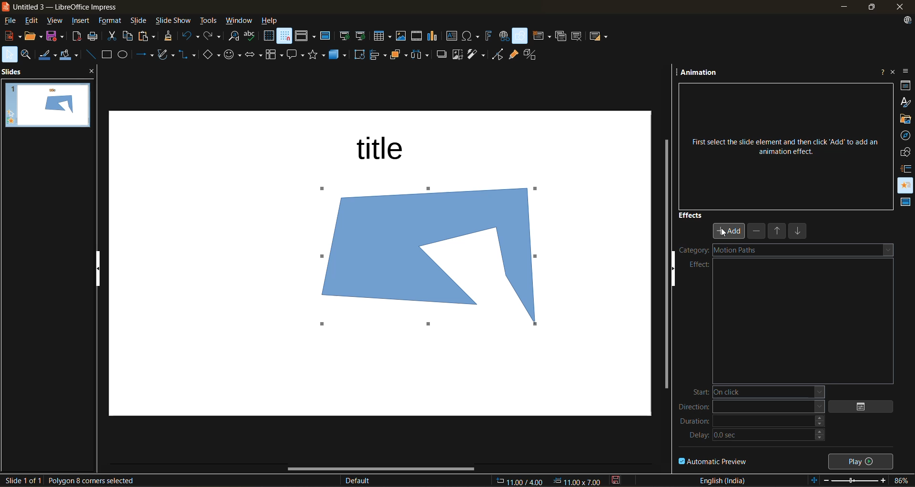 This screenshot has height=487, width=915. What do you see at coordinates (268, 37) in the screenshot?
I see `display grid` at bounding box center [268, 37].